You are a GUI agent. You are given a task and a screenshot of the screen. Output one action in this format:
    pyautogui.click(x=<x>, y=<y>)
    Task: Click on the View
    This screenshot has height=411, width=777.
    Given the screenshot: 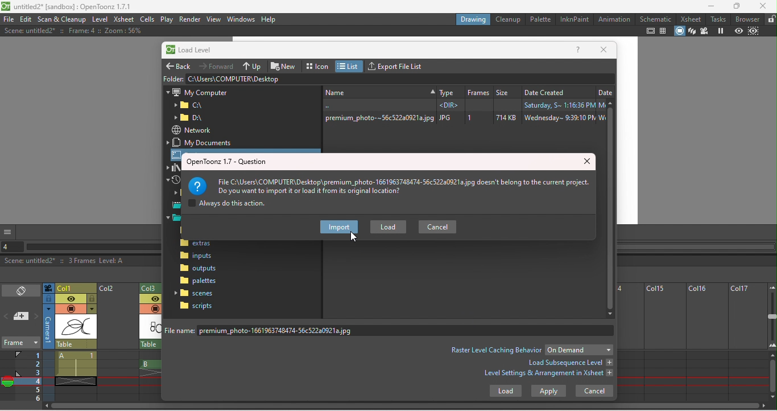 What is the action you would take?
    pyautogui.click(x=214, y=19)
    